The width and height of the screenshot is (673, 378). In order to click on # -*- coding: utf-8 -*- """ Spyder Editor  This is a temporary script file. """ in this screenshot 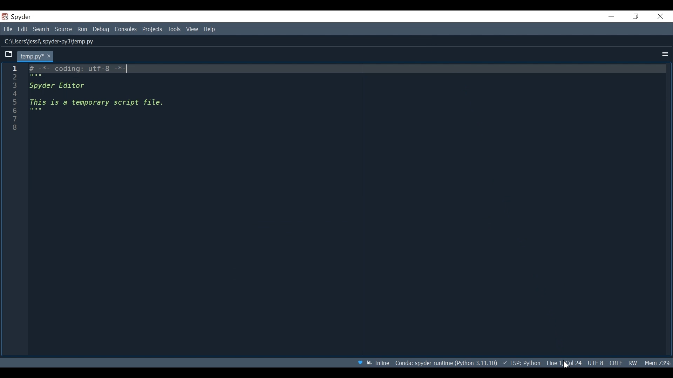, I will do `click(351, 210)`.